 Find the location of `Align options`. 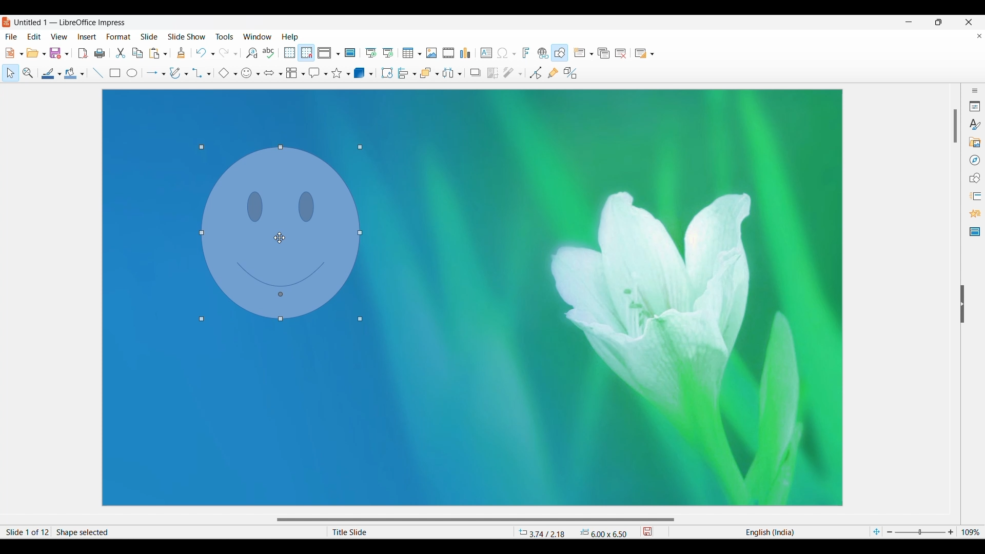

Align options is located at coordinates (415, 74).